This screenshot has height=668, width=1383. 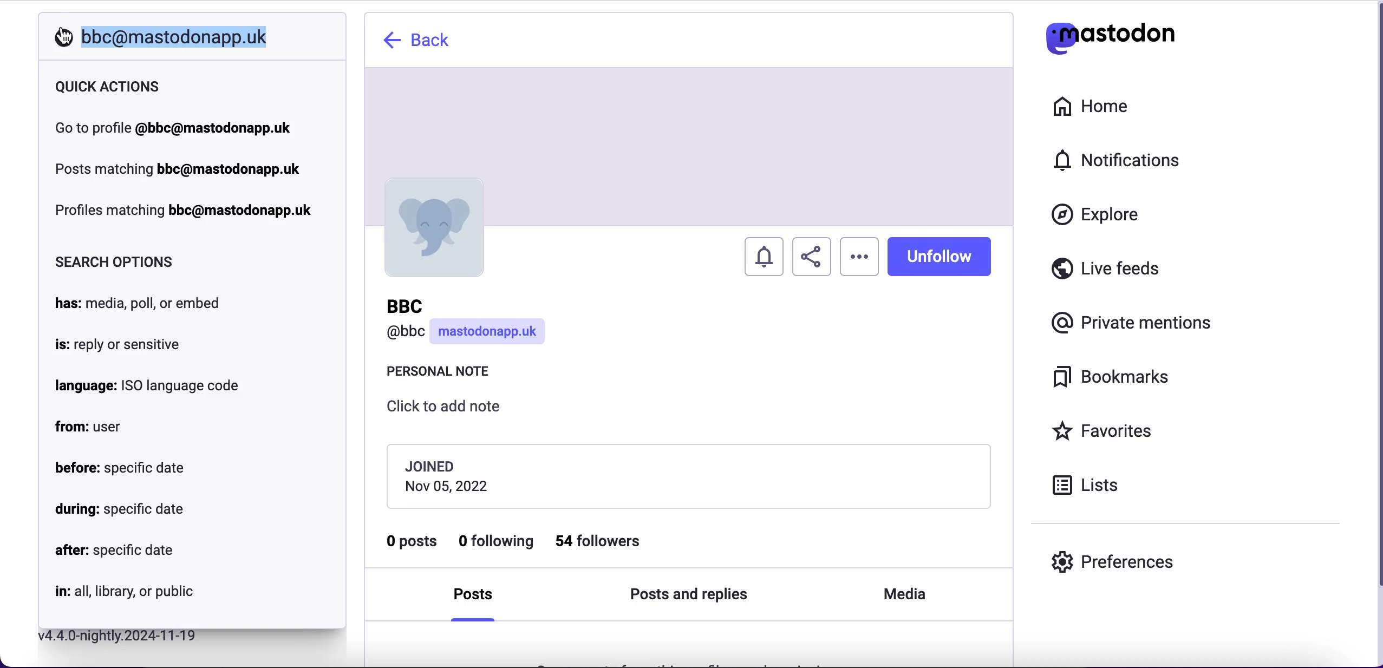 What do you see at coordinates (444, 374) in the screenshot?
I see `personal note` at bounding box center [444, 374].